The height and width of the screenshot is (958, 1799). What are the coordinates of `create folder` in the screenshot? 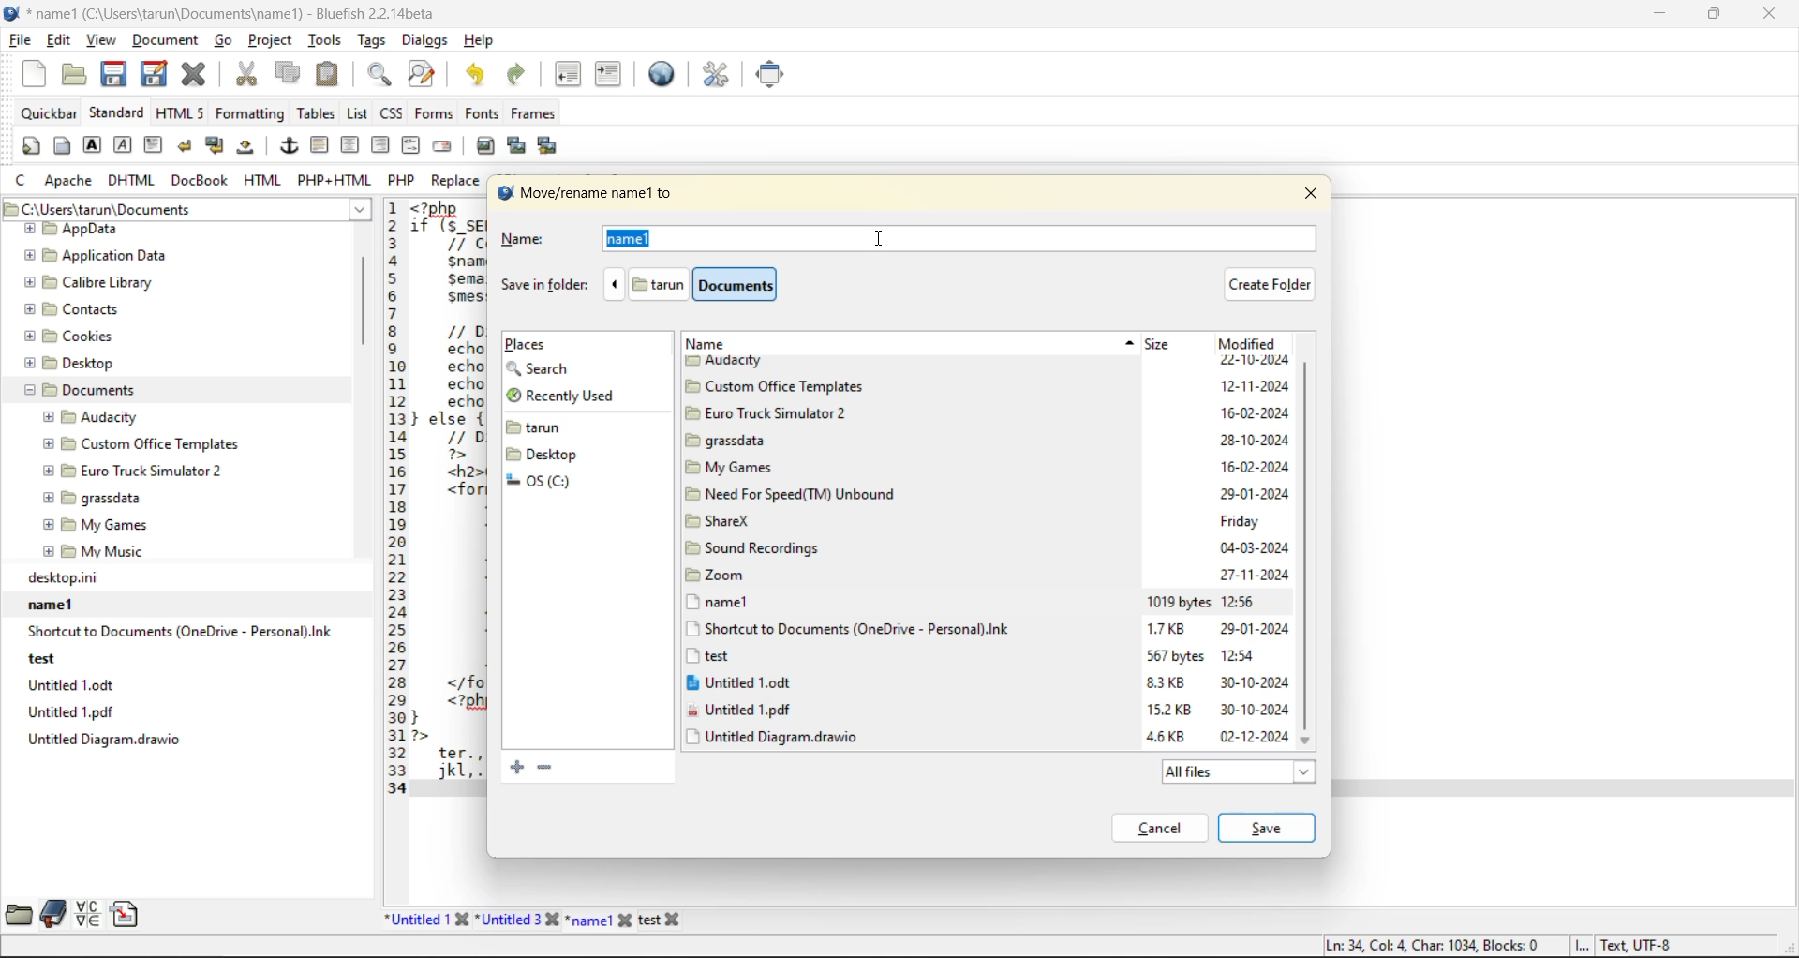 It's located at (1276, 284).